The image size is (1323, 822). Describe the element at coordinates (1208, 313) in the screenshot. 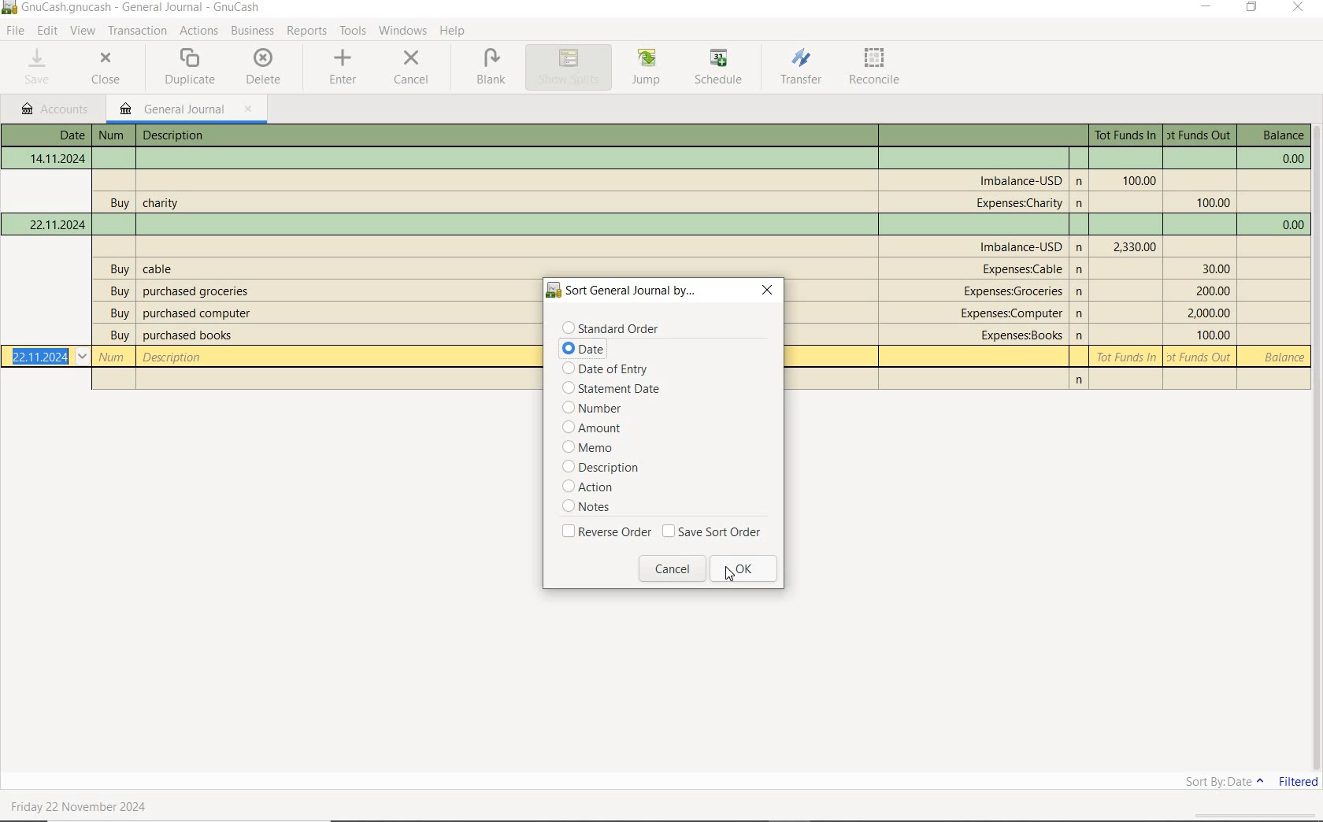

I see `Tot Funds Out` at that location.